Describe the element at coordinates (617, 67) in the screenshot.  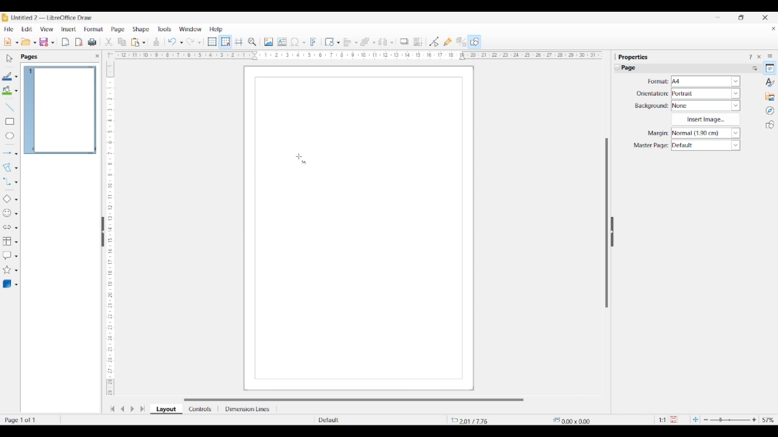
I see `Collapse page settings` at that location.